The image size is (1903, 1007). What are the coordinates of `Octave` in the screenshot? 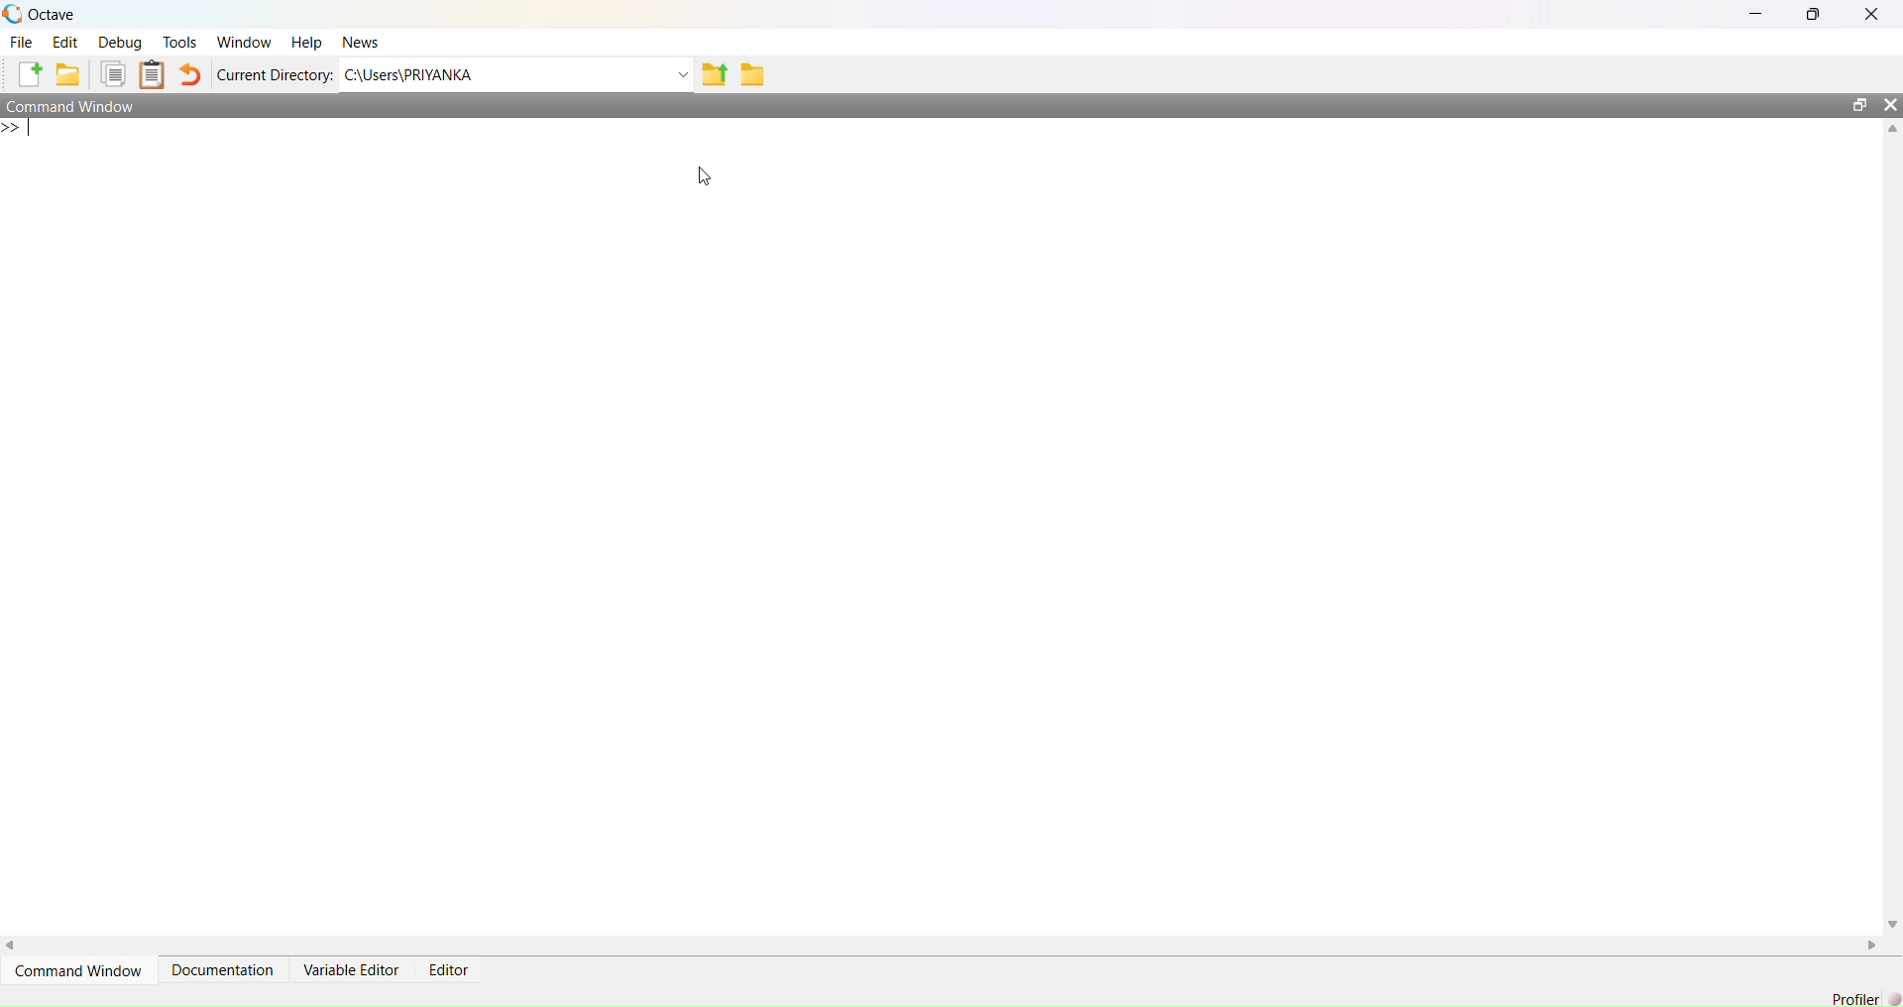 It's located at (52, 15).